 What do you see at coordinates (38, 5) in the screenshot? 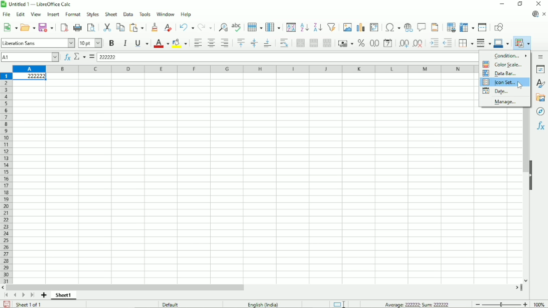
I see `Title` at bounding box center [38, 5].